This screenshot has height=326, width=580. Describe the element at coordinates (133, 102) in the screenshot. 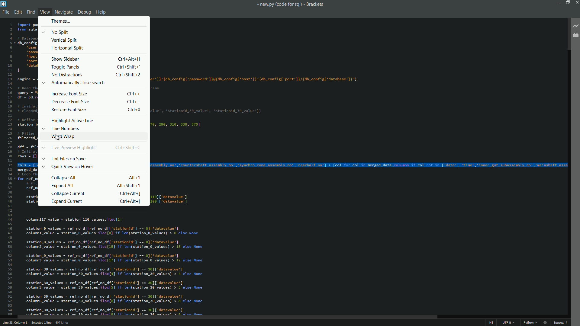

I see `keyboard shortcut` at that location.